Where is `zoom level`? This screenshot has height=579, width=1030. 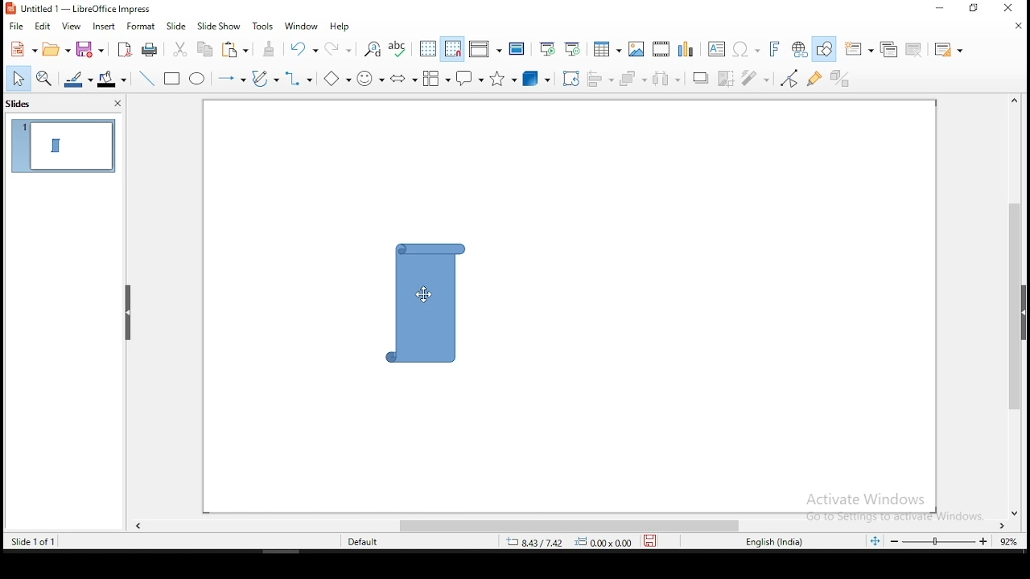
zoom level is located at coordinates (1007, 540).